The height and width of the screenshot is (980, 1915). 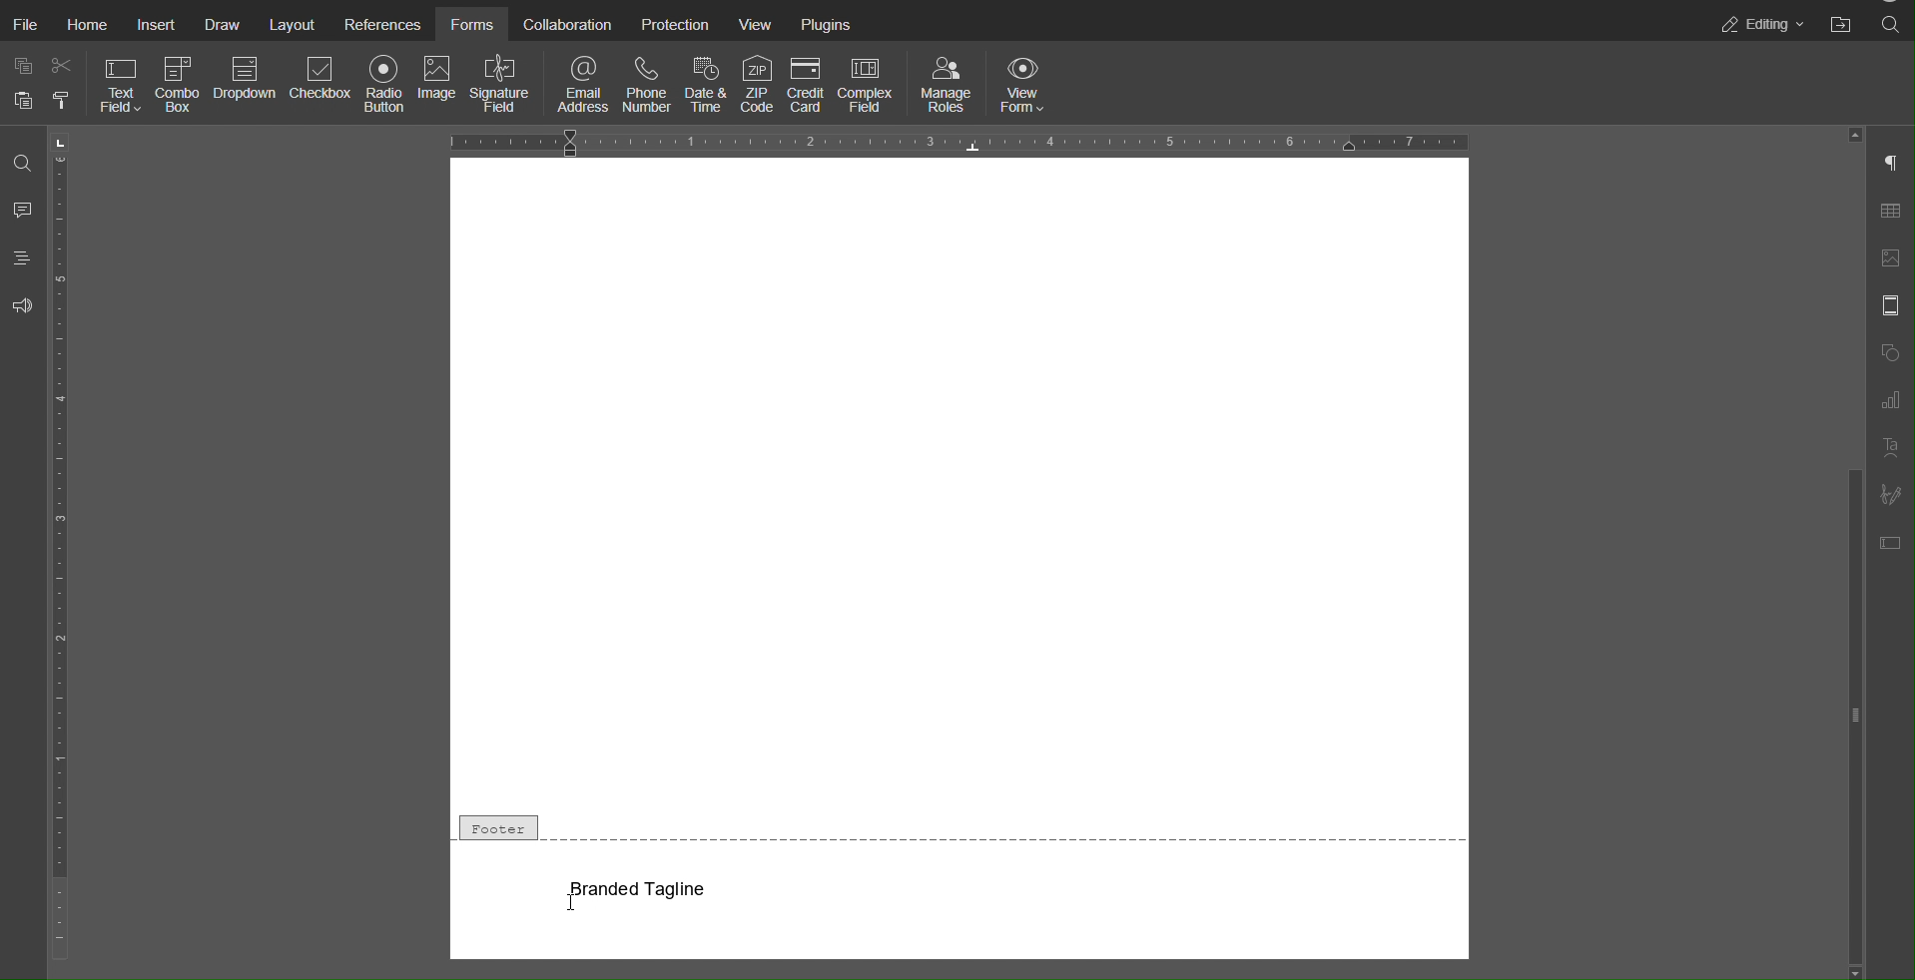 What do you see at coordinates (384, 86) in the screenshot?
I see `Radio Button` at bounding box center [384, 86].